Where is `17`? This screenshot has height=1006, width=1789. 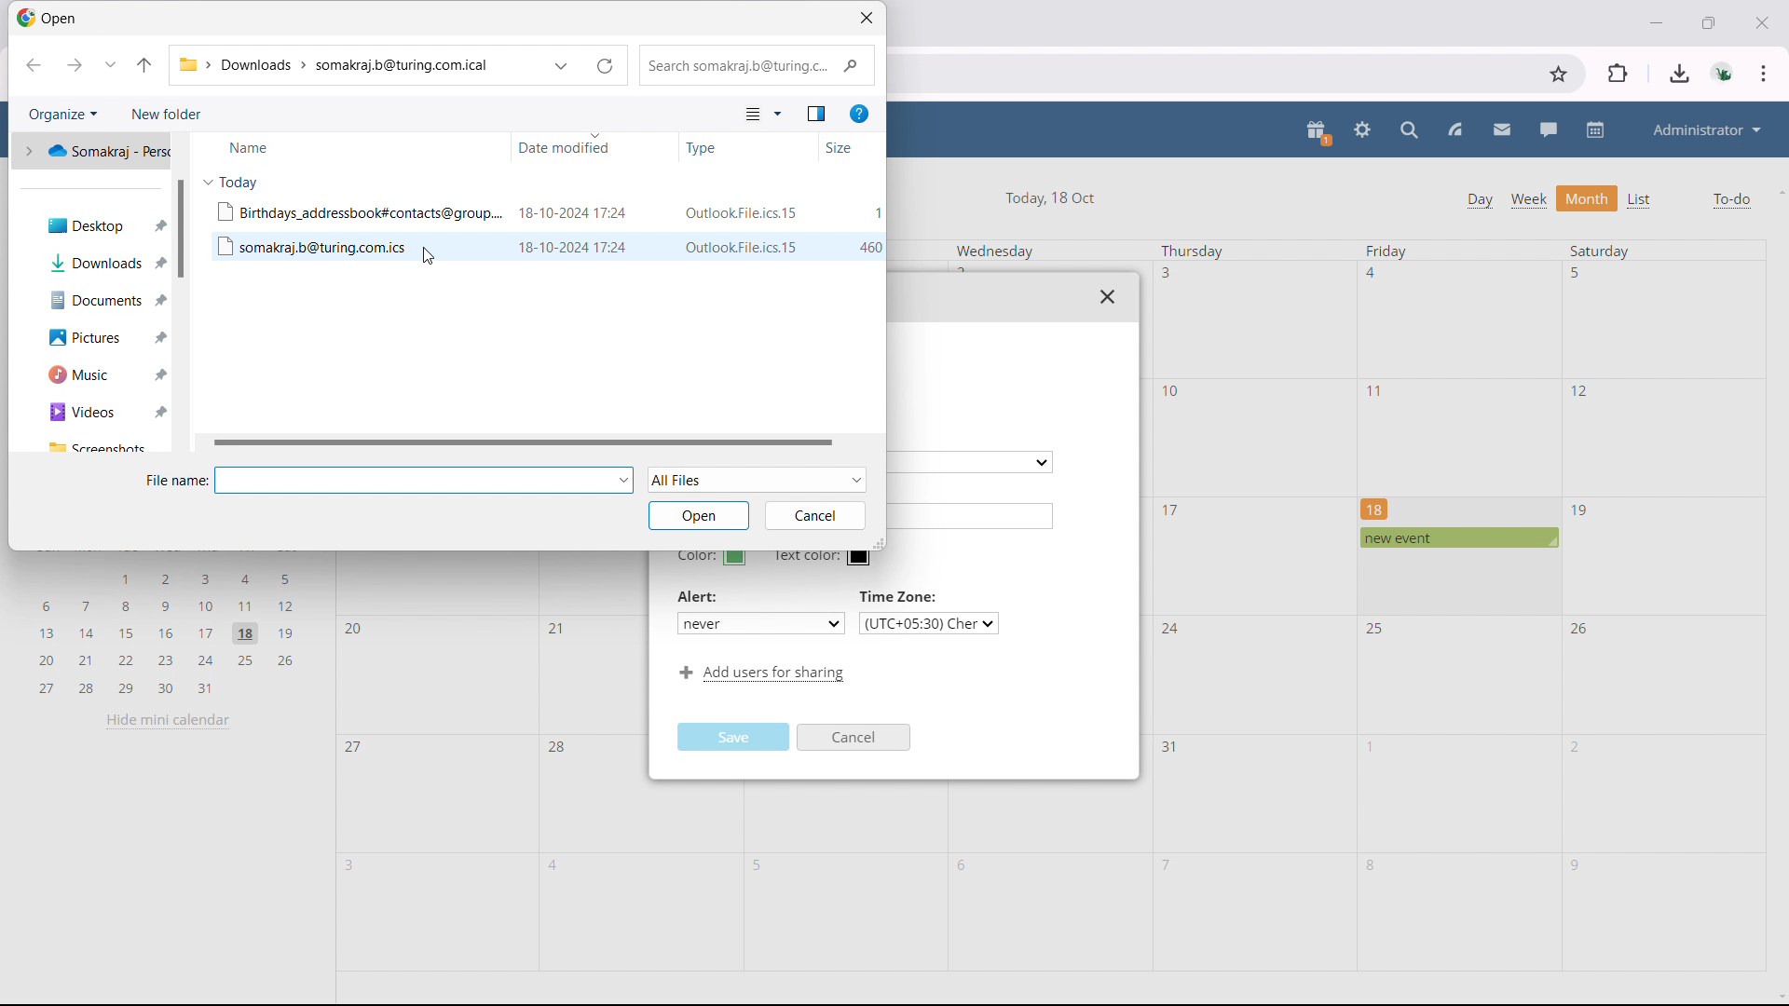 17 is located at coordinates (1171, 510).